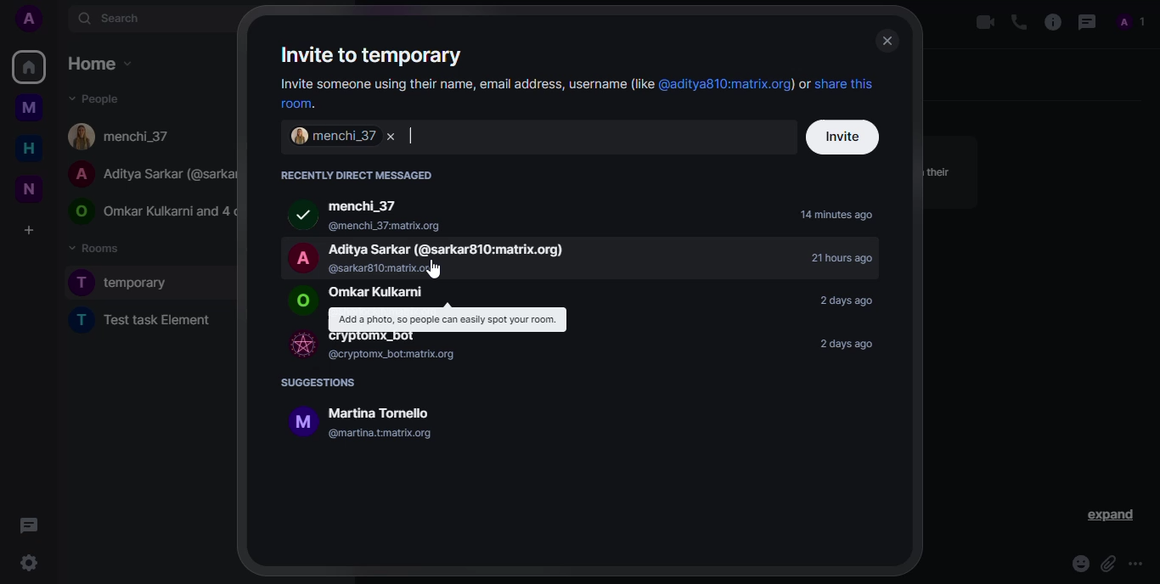  What do you see at coordinates (454, 249) in the screenshot?
I see `Aditya Sarkar (@sarkar810:matrix.org)` at bounding box center [454, 249].